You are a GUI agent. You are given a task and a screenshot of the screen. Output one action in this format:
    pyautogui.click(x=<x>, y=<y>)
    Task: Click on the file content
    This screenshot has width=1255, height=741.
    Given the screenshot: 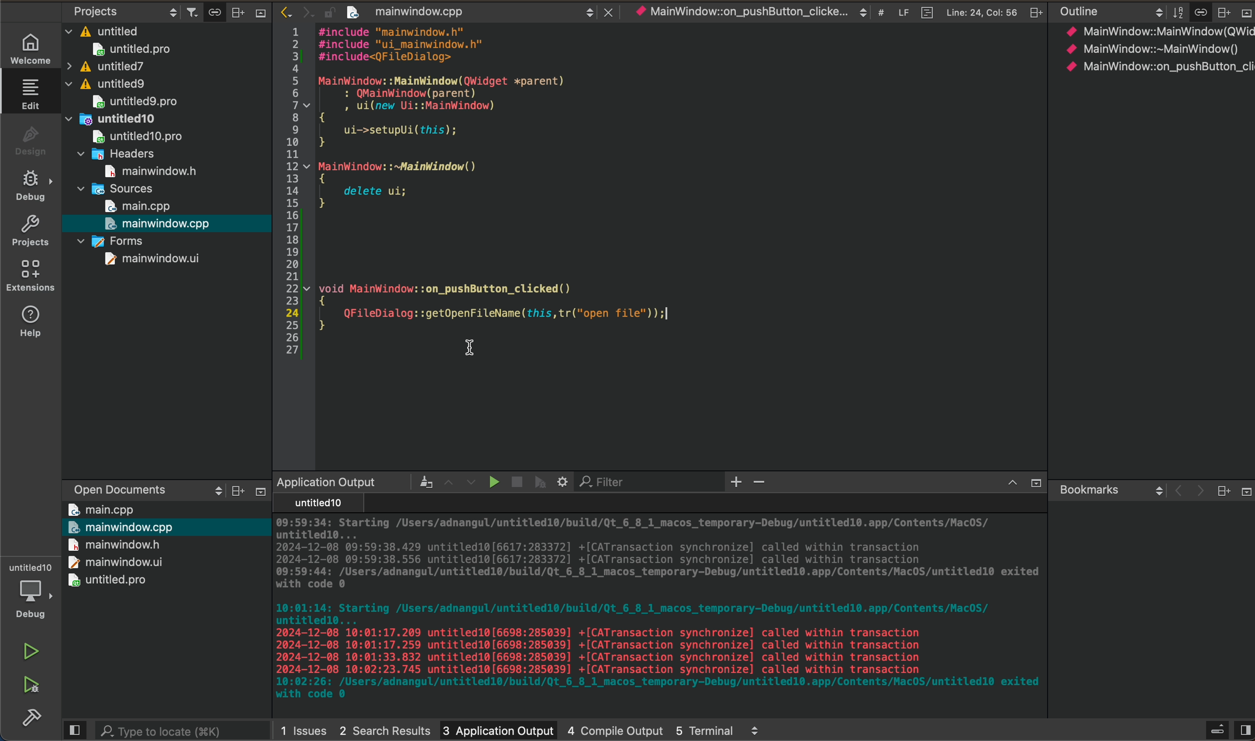 What is the action you would take?
    pyautogui.click(x=682, y=181)
    